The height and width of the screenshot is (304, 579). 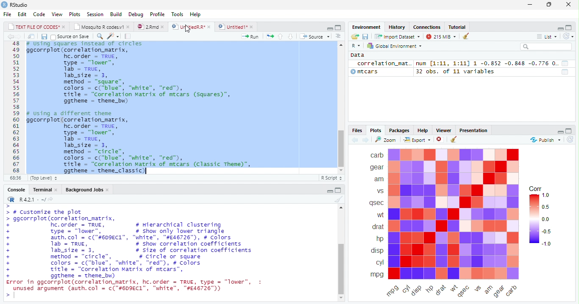 I want to click on 2rmd, so click(x=151, y=26).